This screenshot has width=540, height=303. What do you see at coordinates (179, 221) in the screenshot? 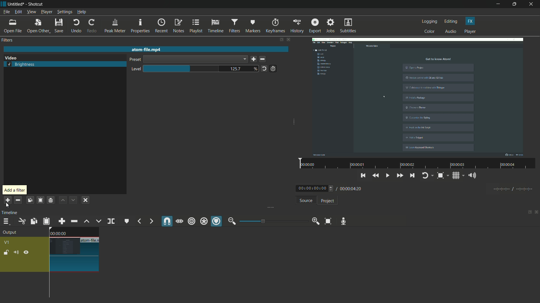
I see `scrub while dragging` at bounding box center [179, 221].